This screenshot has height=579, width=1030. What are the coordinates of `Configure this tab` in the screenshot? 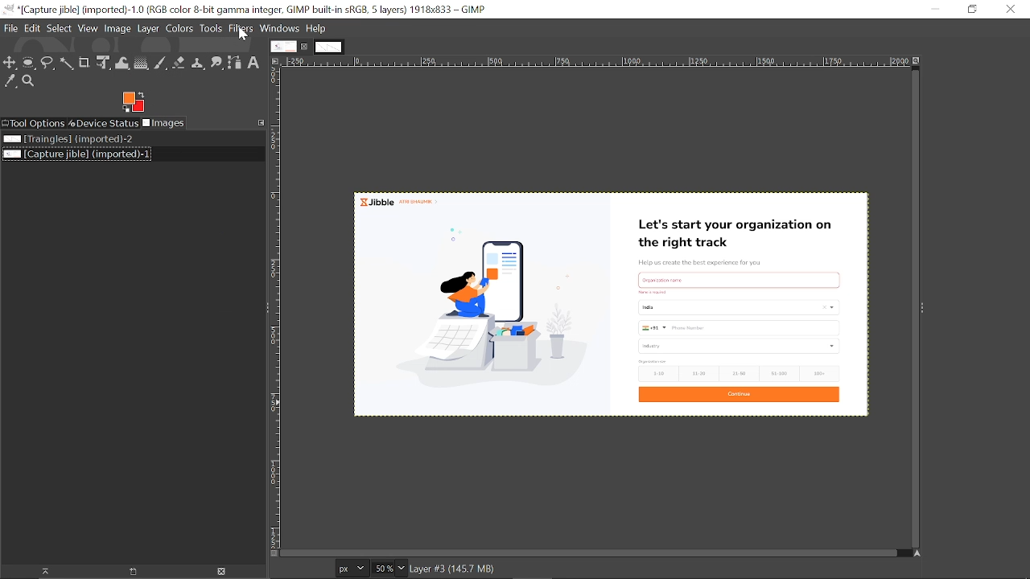 It's located at (274, 61).